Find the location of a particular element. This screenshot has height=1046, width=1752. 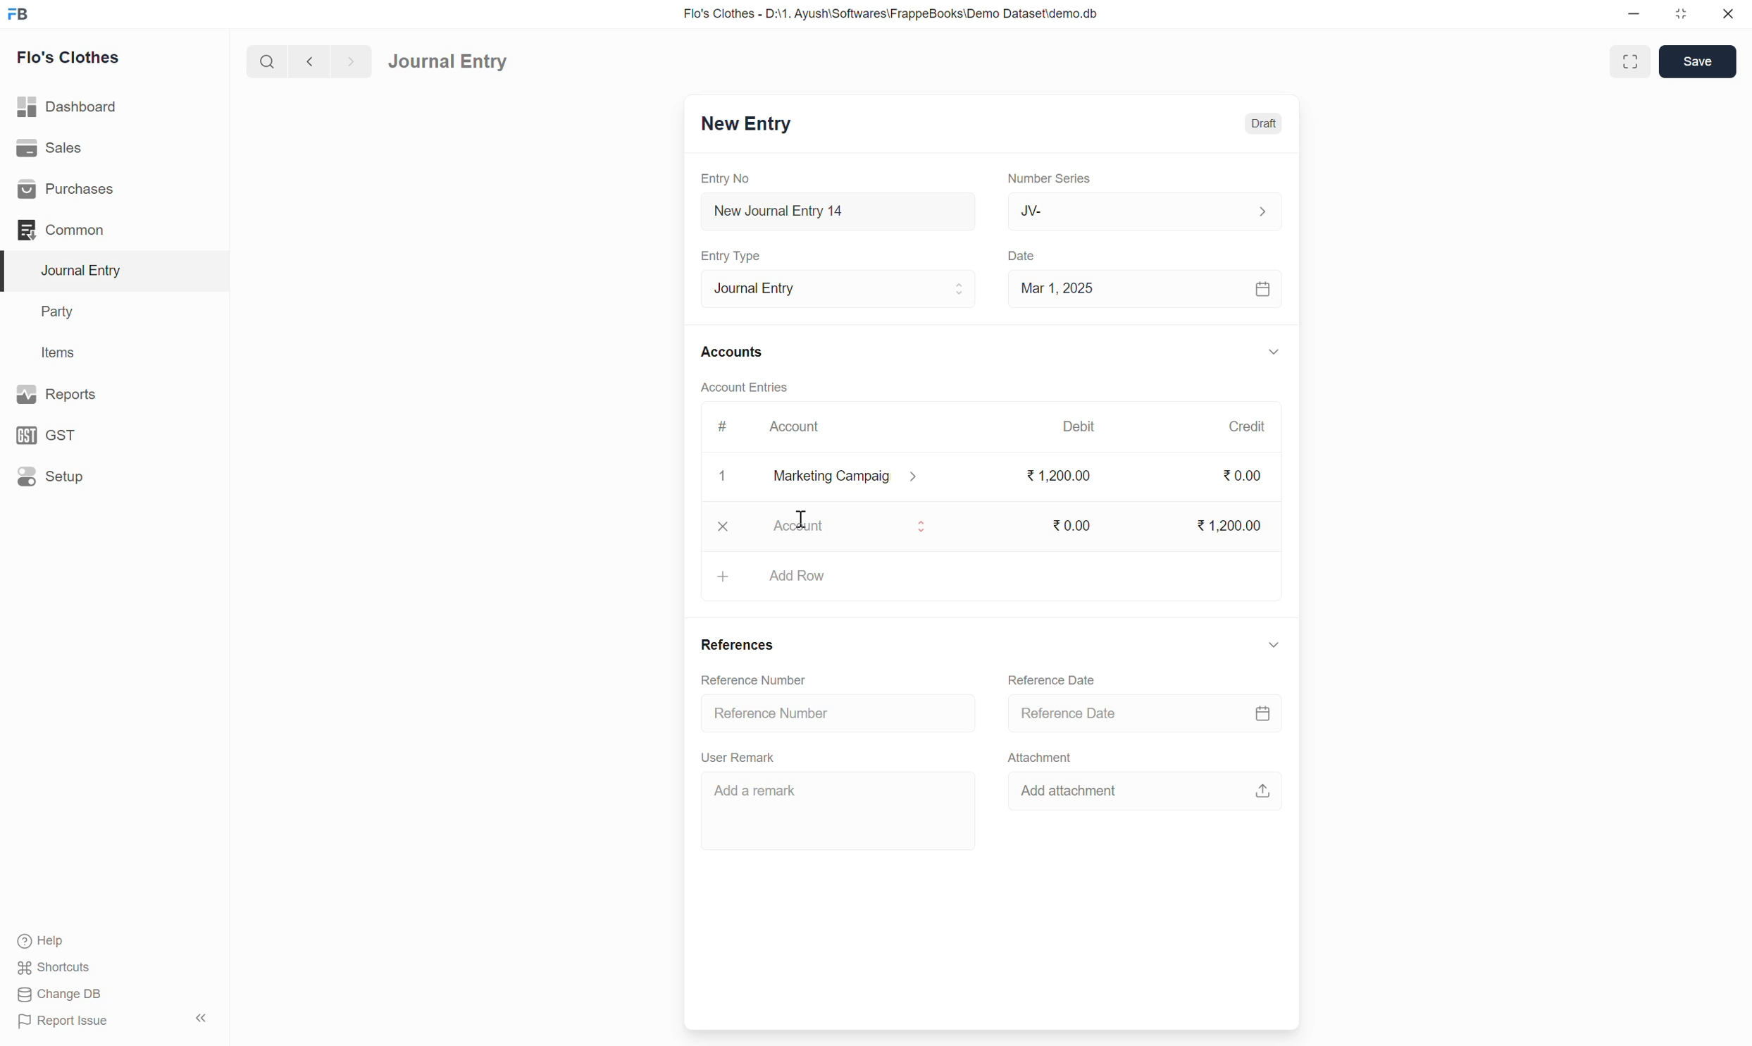

# is located at coordinates (723, 426).